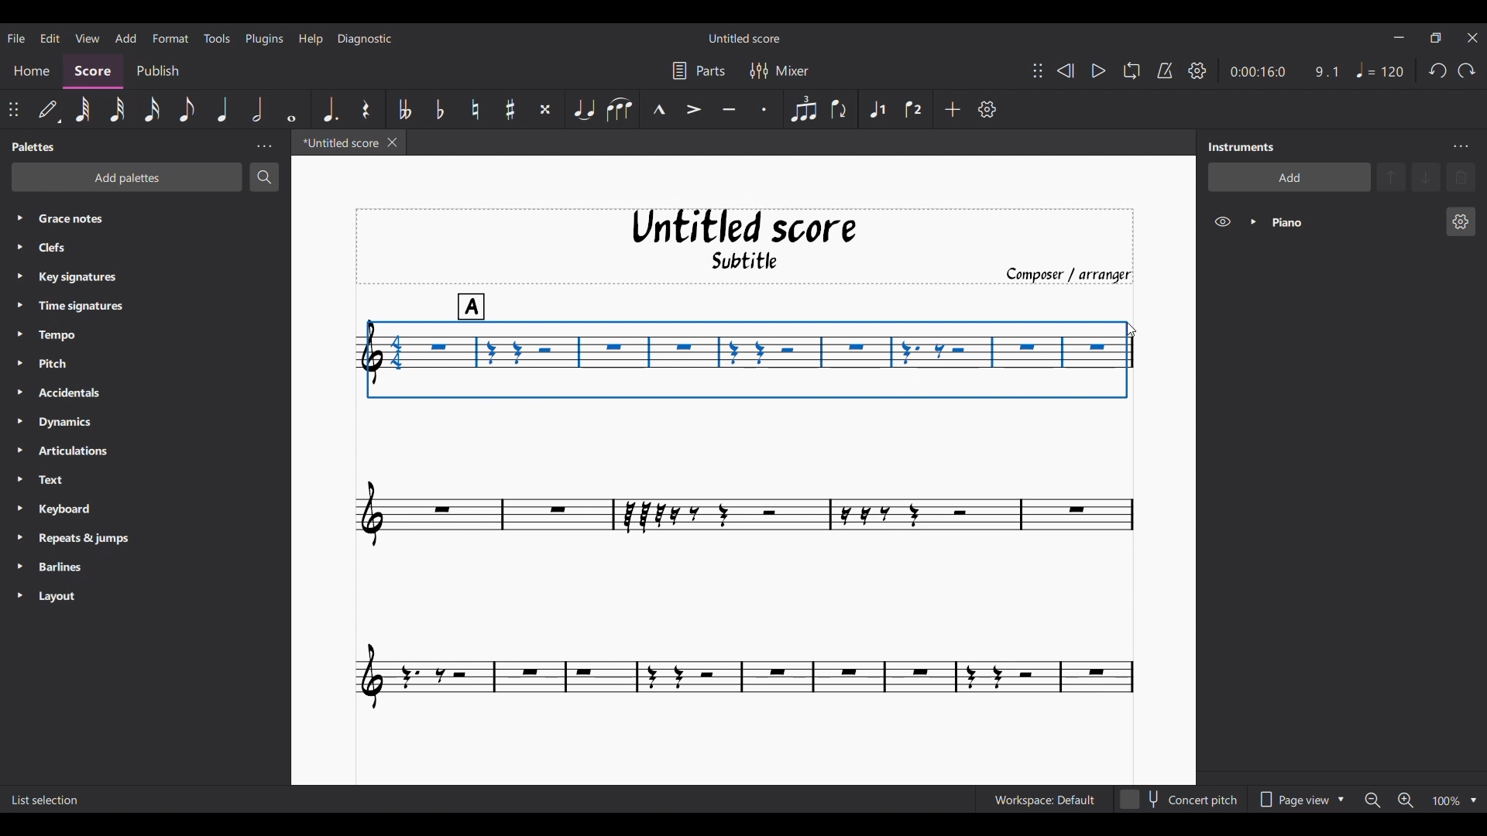  What do you see at coordinates (659, 108) in the screenshot?
I see `Marcato` at bounding box center [659, 108].